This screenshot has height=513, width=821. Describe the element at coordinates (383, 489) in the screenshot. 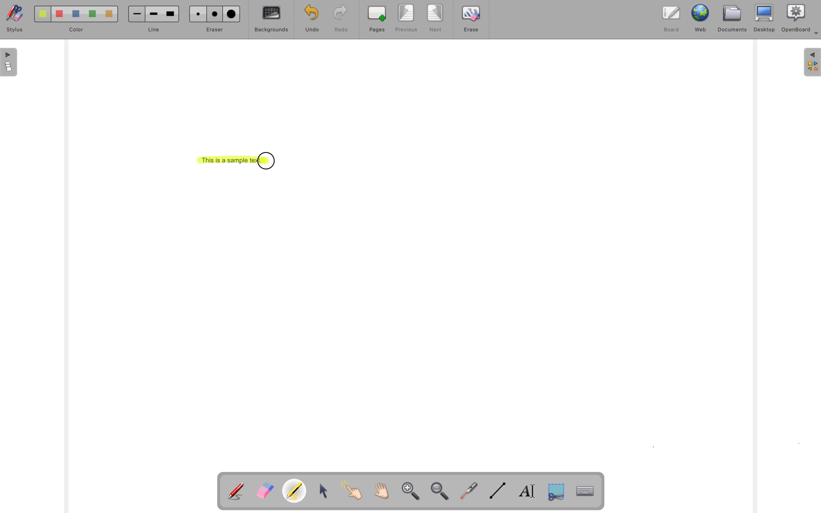

I see `Scroll page` at that location.